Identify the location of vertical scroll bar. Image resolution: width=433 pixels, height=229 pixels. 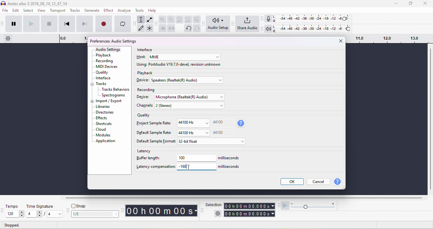
(430, 120).